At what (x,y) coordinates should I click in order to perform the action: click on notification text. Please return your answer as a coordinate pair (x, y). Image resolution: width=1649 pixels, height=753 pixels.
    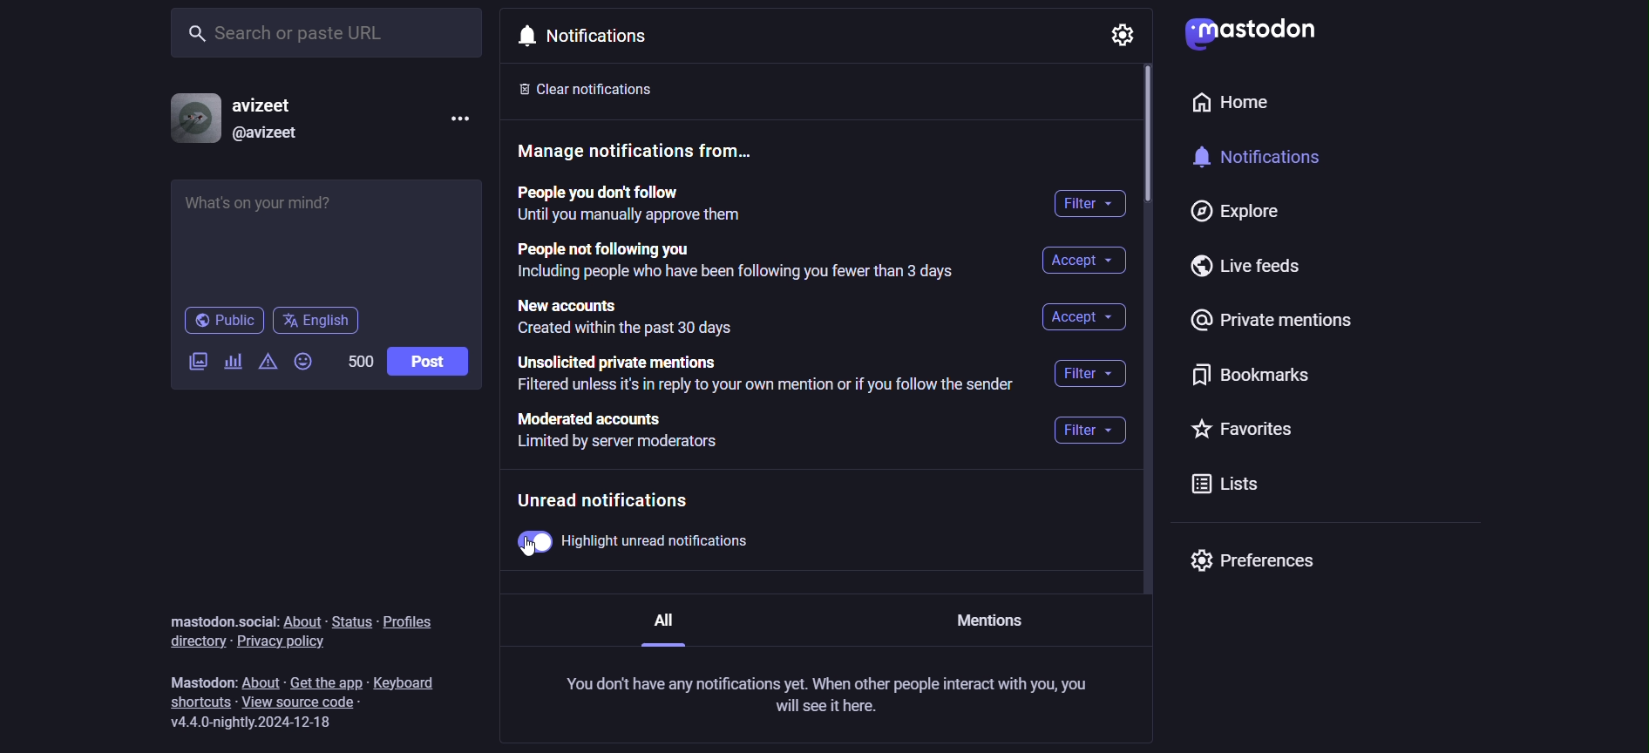
    Looking at the image, I should click on (831, 695).